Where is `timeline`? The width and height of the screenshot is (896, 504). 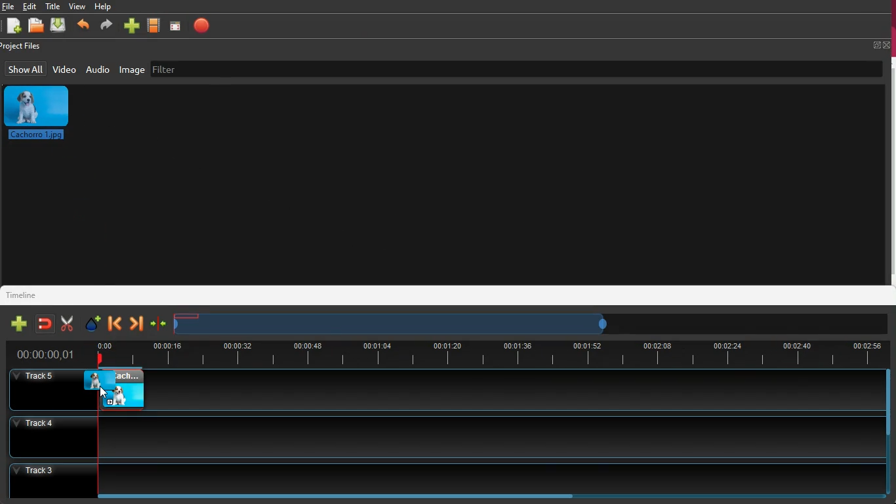 timeline is located at coordinates (24, 295).